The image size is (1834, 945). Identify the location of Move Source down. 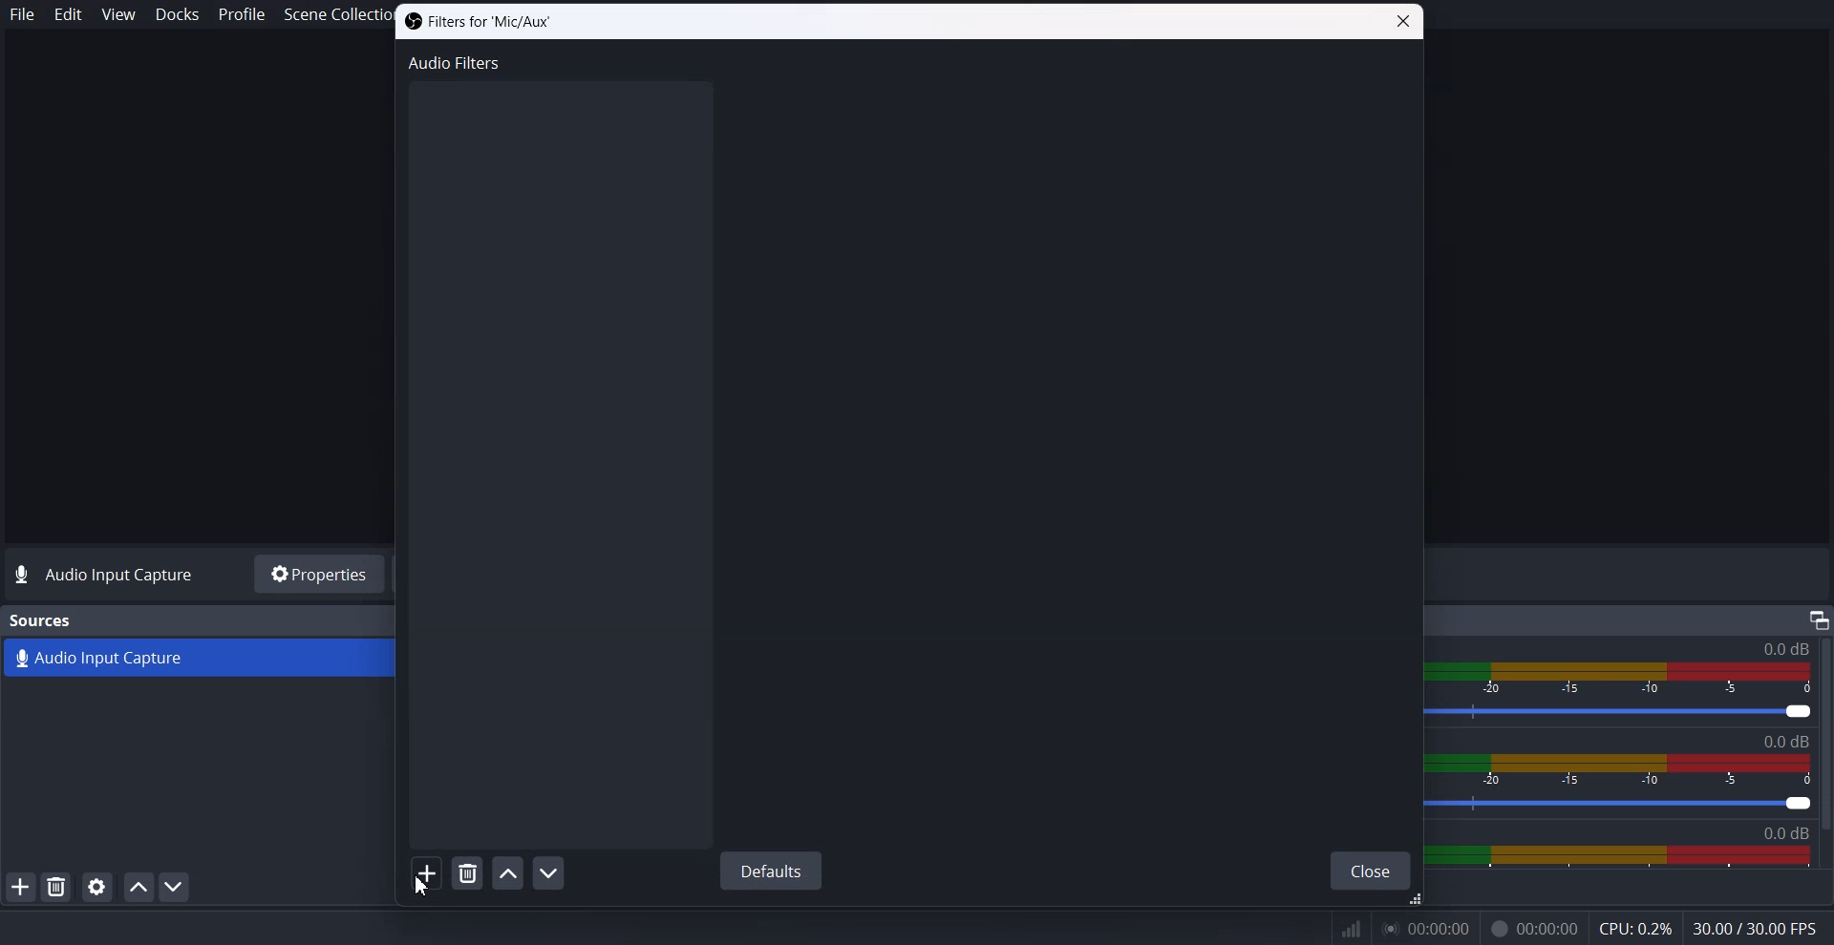
(175, 886).